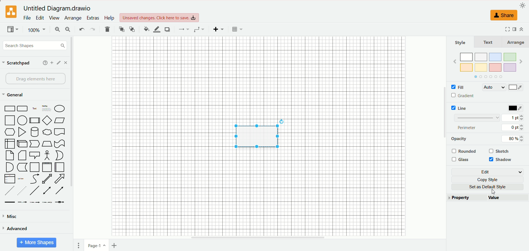 The image size is (529, 251). What do you see at coordinates (107, 29) in the screenshot?
I see `delete` at bounding box center [107, 29].